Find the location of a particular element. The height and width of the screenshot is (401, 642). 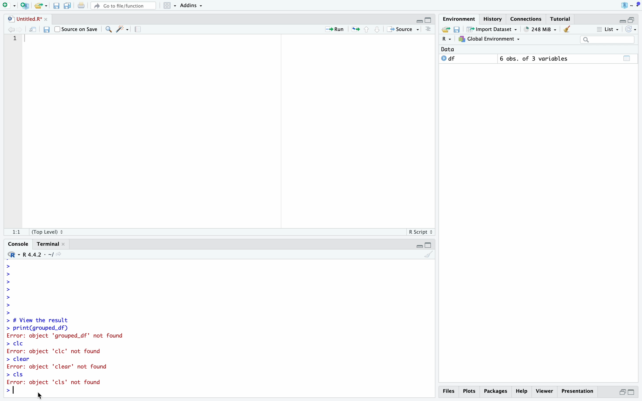

O df is located at coordinates (468, 59).